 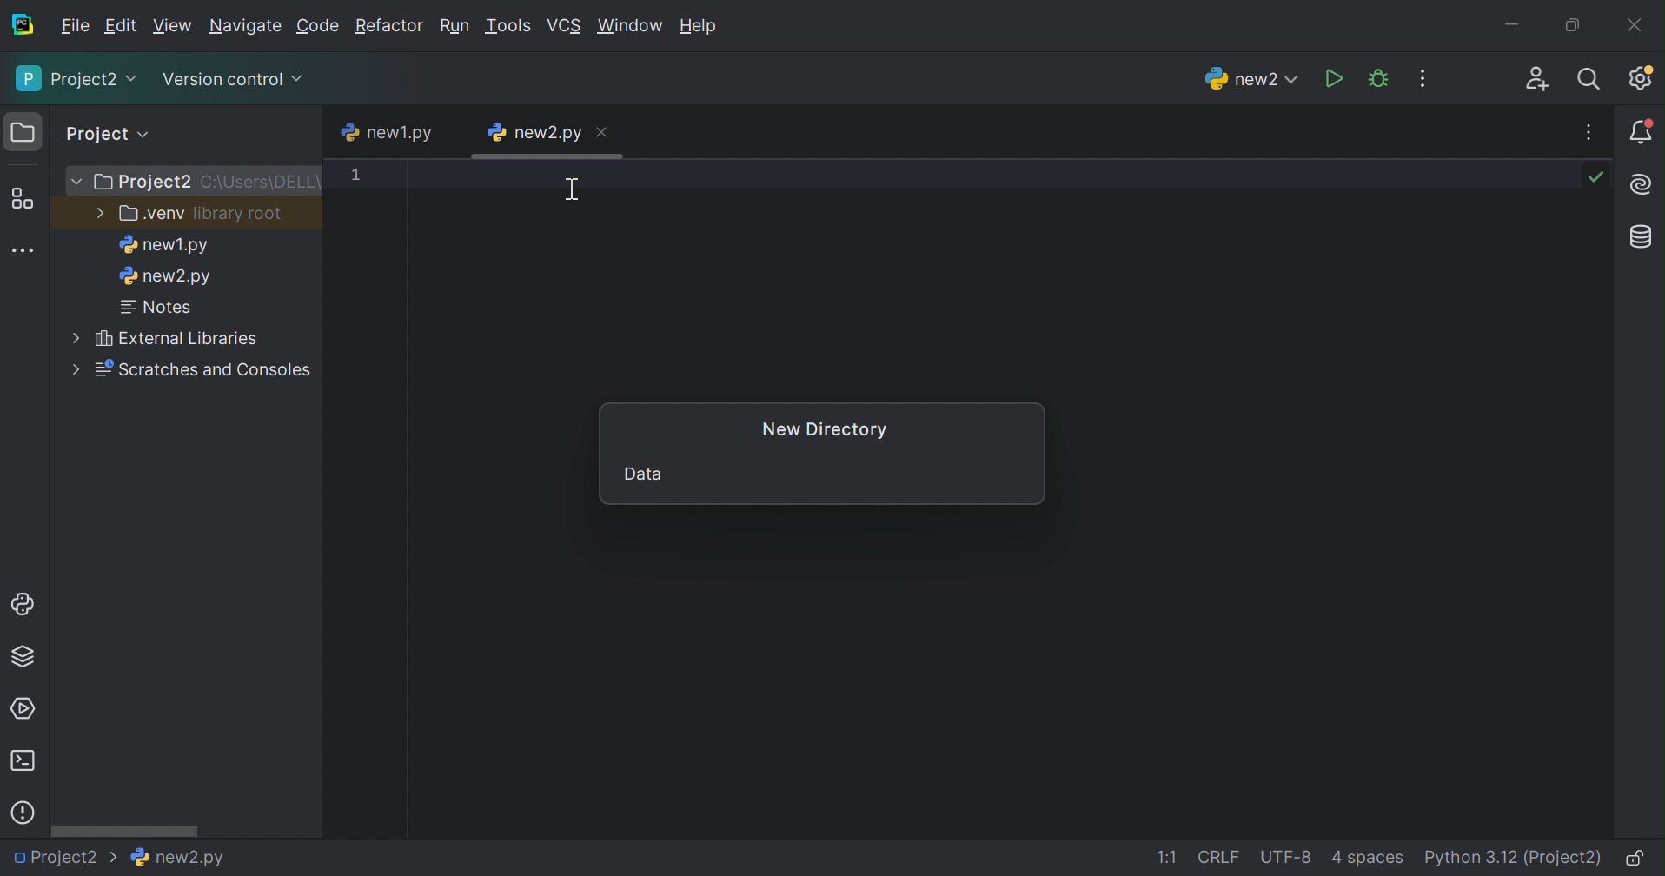 I want to click on new1.py, so click(x=389, y=130).